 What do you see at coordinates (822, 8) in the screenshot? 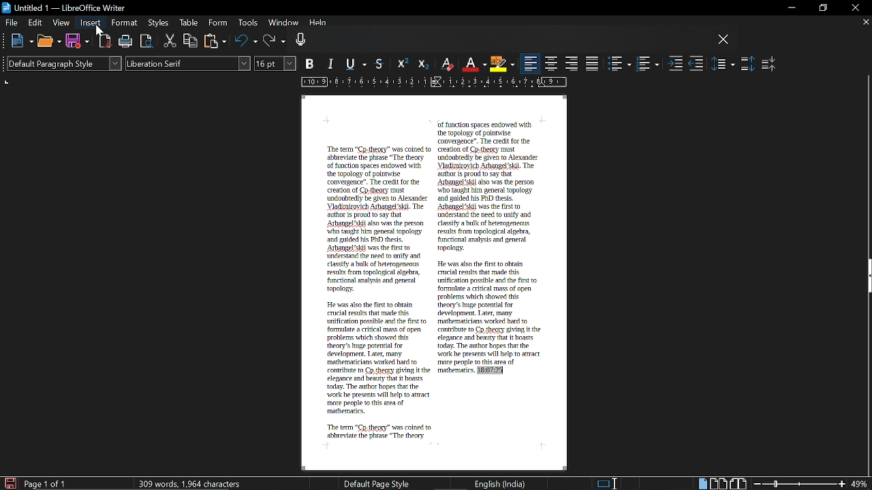
I see `Restore down` at bounding box center [822, 8].